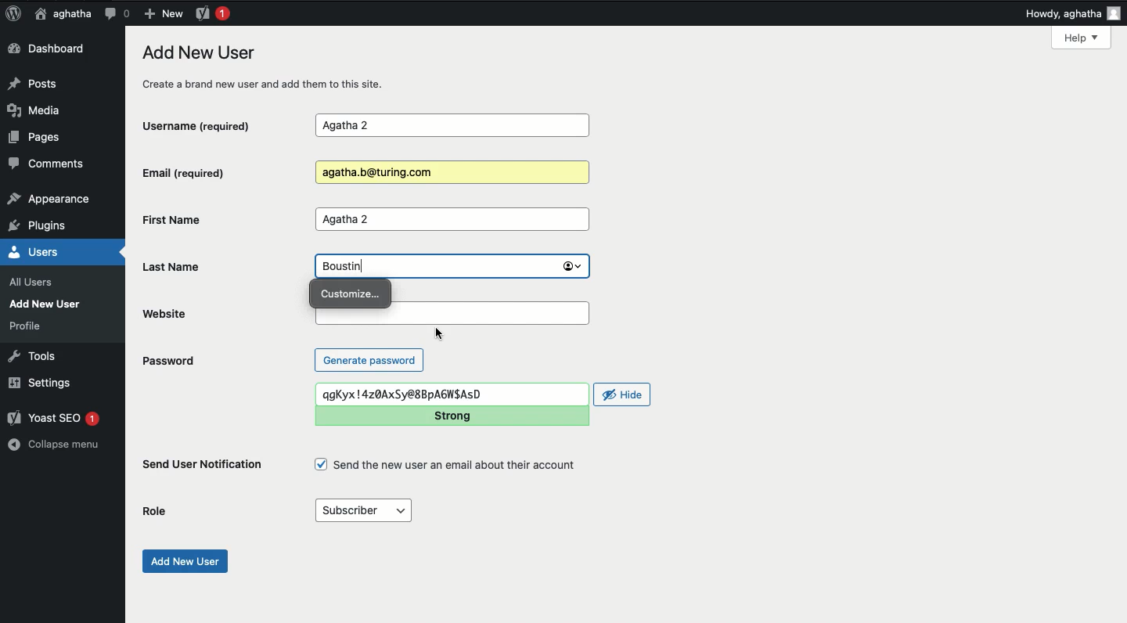 The height and width of the screenshot is (623, 1127). I want to click on Tools, so click(33, 355).